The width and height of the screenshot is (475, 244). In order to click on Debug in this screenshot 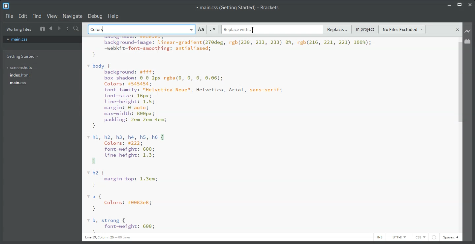, I will do `click(95, 16)`.